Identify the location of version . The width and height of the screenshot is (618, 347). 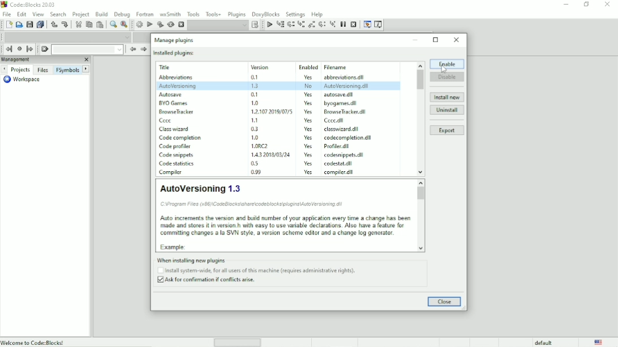
(267, 154).